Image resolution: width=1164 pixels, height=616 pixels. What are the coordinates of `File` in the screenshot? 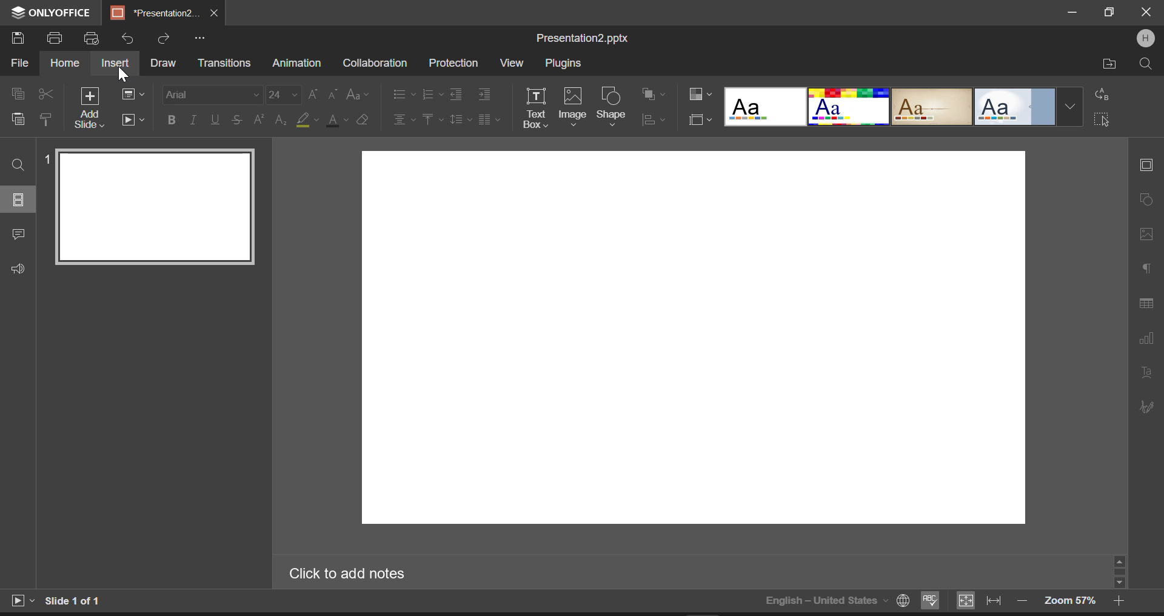 It's located at (18, 65).